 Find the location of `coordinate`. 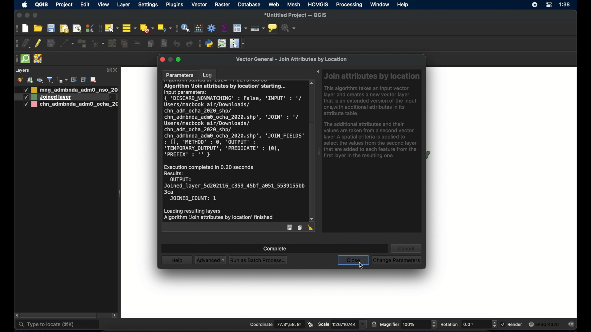

coordinate is located at coordinates (276, 325).